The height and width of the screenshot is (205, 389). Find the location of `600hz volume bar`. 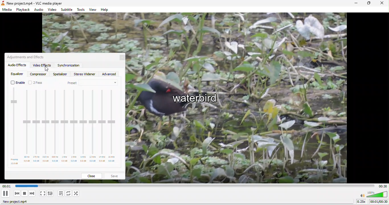

600hz volume bar is located at coordinates (55, 126).